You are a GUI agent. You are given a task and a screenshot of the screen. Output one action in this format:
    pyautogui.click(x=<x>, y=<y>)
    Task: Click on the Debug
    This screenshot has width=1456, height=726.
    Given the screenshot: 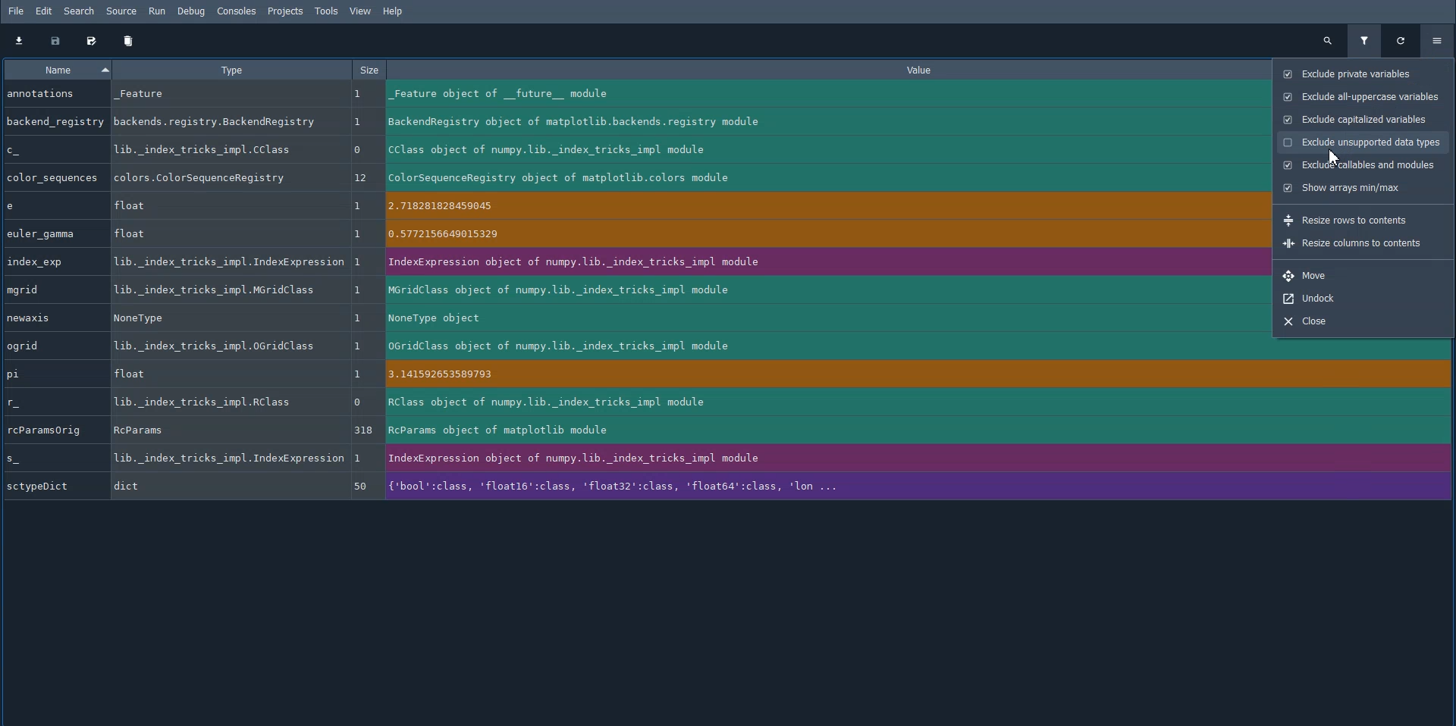 What is the action you would take?
    pyautogui.click(x=194, y=11)
    